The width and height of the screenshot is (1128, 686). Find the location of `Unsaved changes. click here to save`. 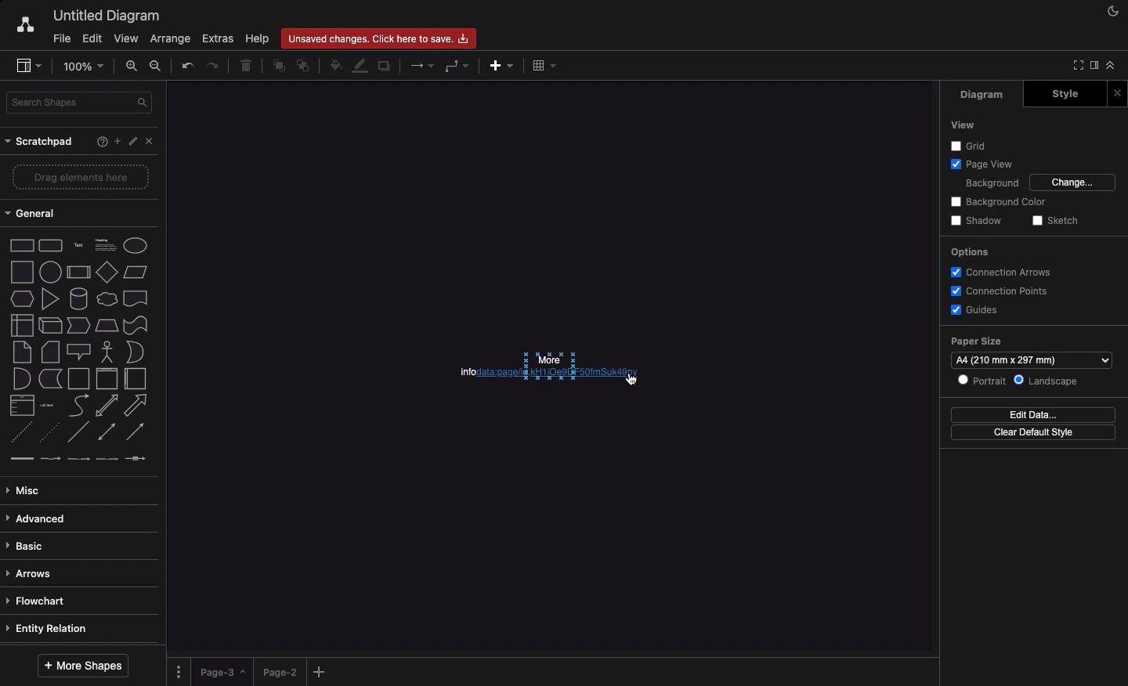

Unsaved changes. click here to save is located at coordinates (377, 38).